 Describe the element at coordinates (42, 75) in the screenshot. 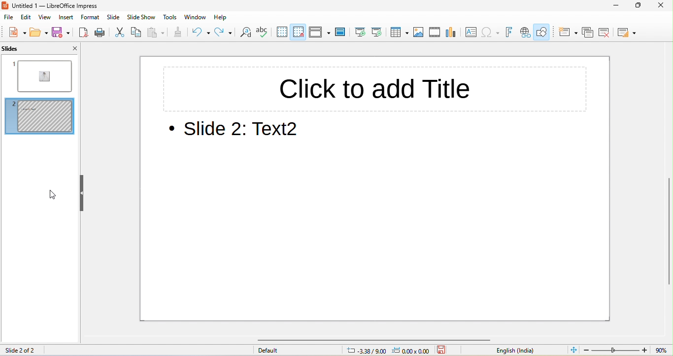

I see `slide 1` at that location.